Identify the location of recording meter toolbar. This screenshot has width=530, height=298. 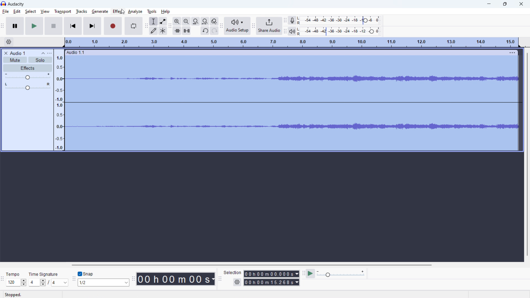
(285, 20).